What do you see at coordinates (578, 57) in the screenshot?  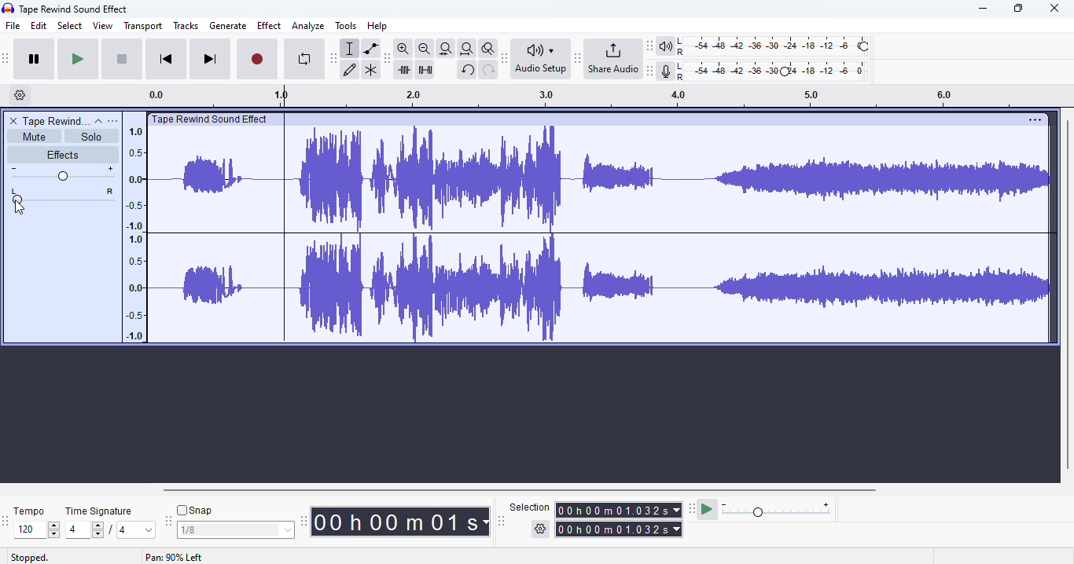 I see `audacity share audio toolbar` at bounding box center [578, 57].